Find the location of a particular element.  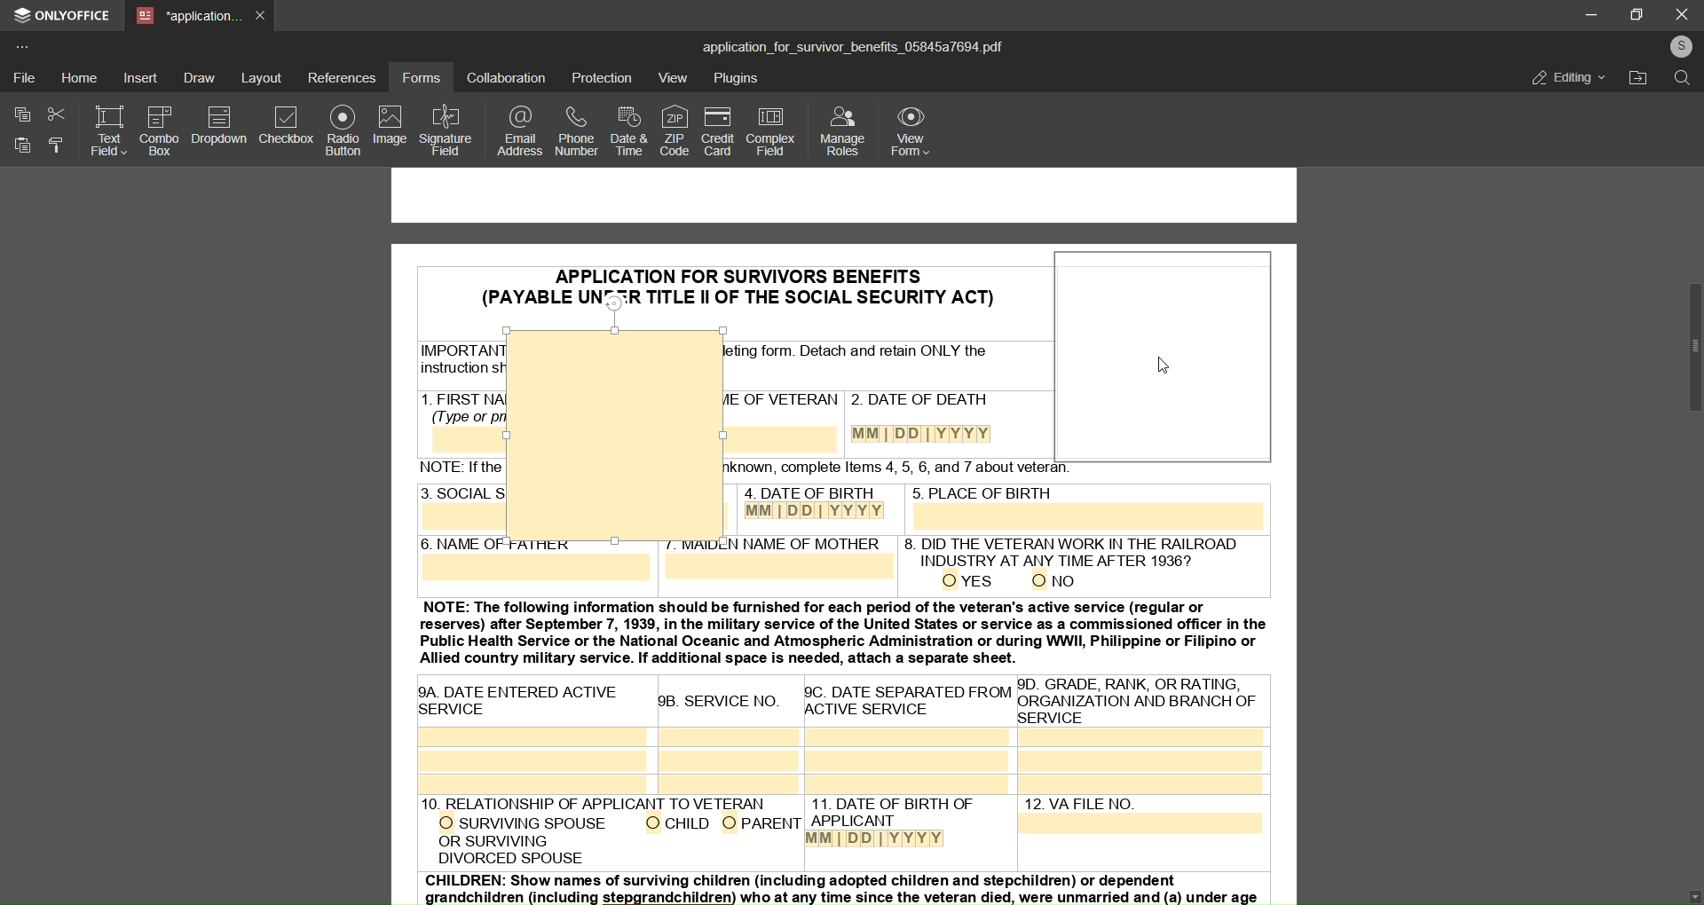

check box is located at coordinates (287, 128).